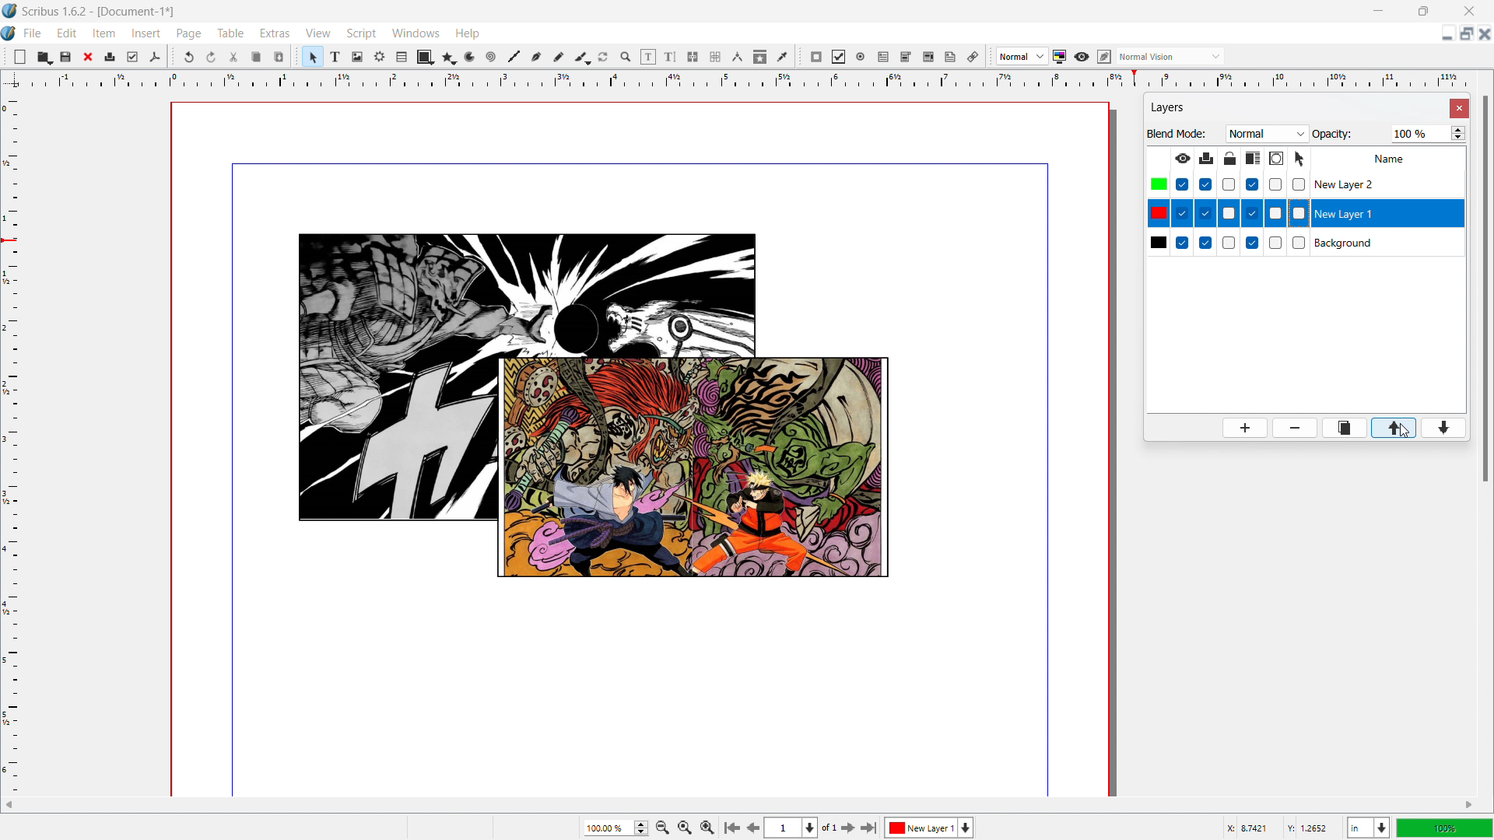 Image resolution: width=1494 pixels, height=840 pixels. I want to click on edit in preview mode, so click(1104, 57).